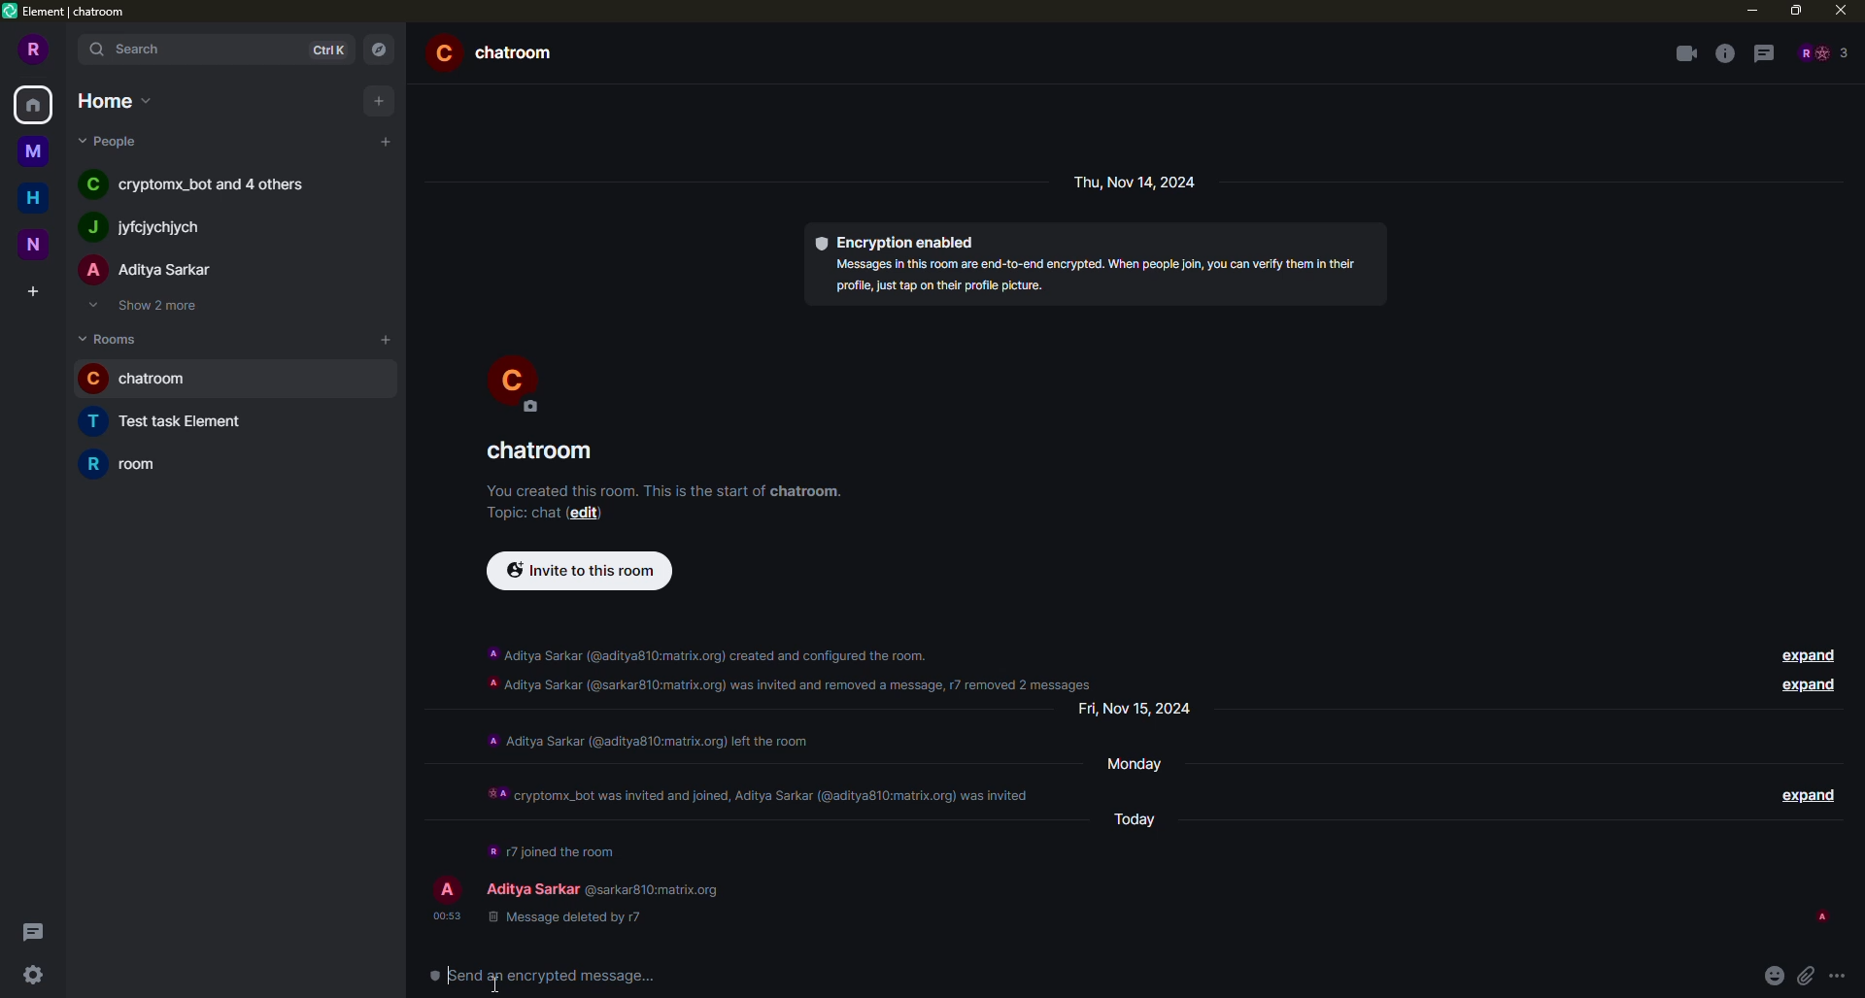 Image resolution: width=1865 pixels, height=998 pixels. What do you see at coordinates (1685, 53) in the screenshot?
I see `video call` at bounding box center [1685, 53].